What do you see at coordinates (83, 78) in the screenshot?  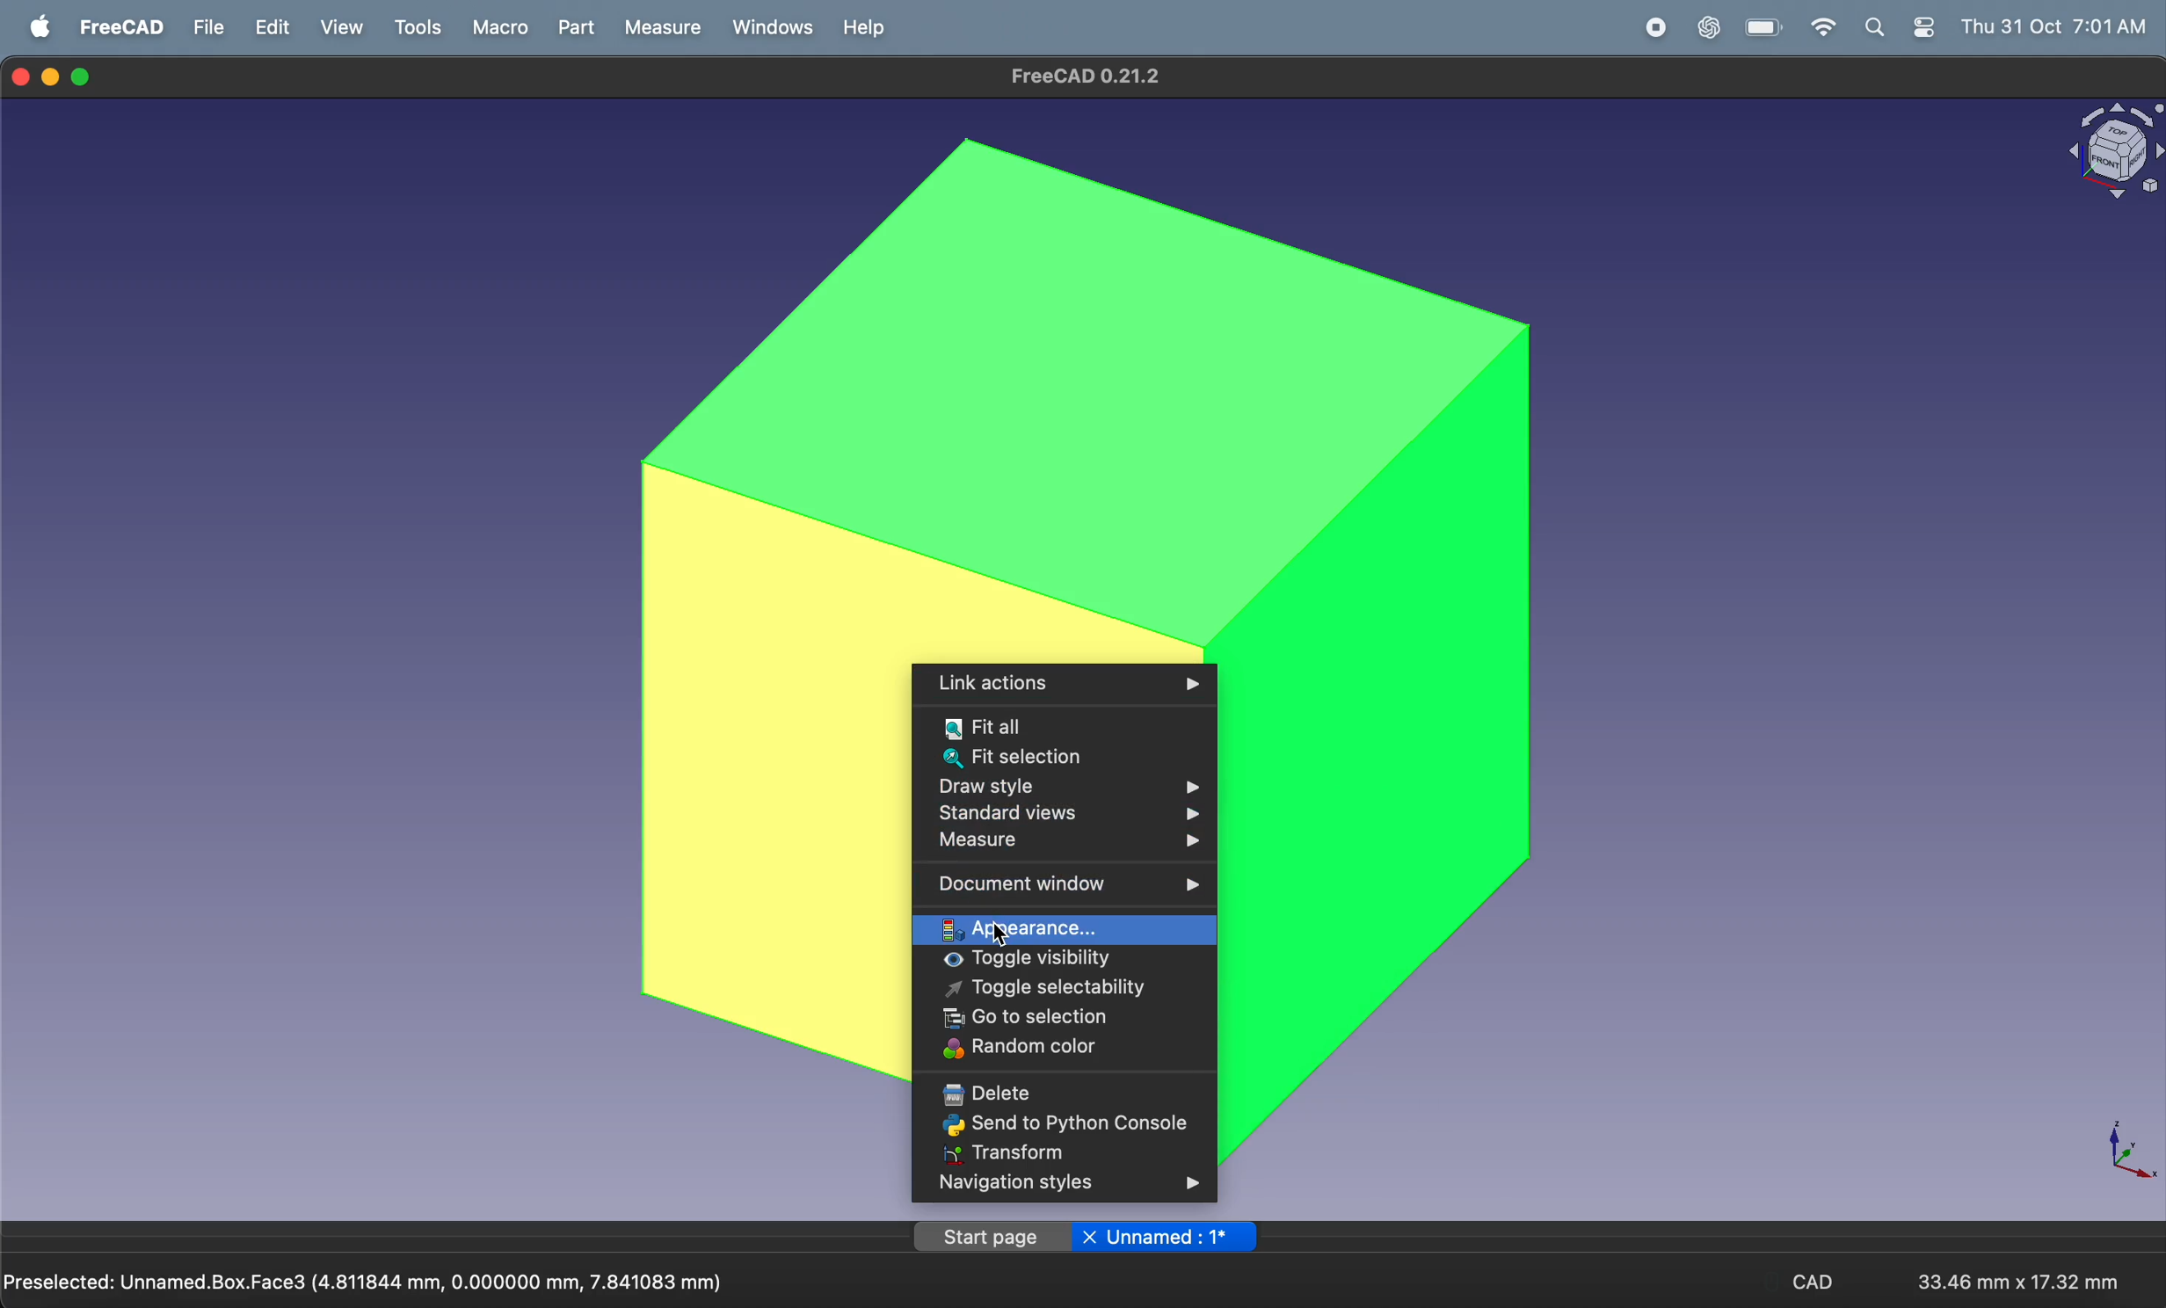 I see `maximize` at bounding box center [83, 78].